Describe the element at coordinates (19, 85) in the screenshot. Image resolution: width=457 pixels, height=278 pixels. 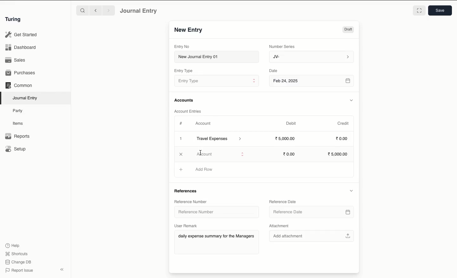
I see `Common` at that location.